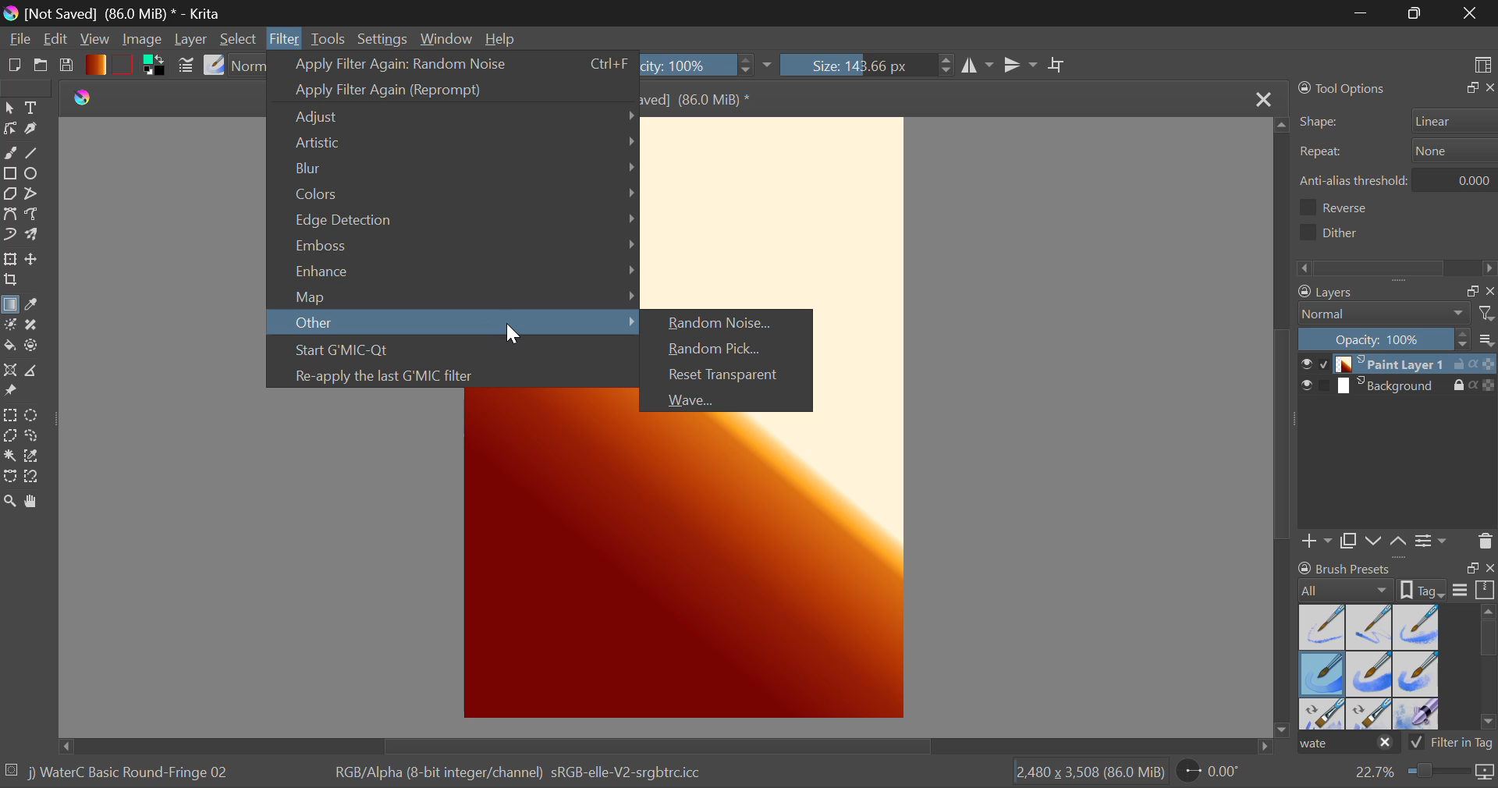 This screenshot has height=788, width=1498. What do you see at coordinates (238, 37) in the screenshot?
I see `Select` at bounding box center [238, 37].